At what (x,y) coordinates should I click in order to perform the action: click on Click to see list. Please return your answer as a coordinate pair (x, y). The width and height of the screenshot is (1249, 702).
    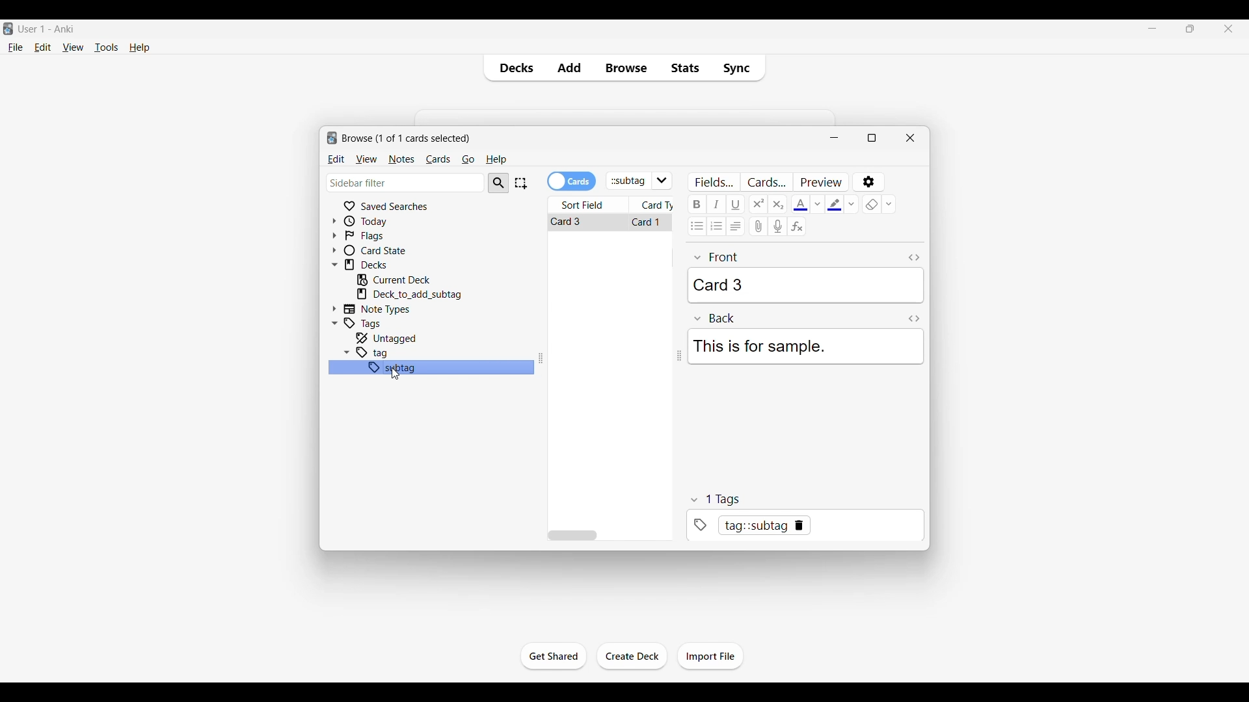
    Looking at the image, I should click on (663, 181).